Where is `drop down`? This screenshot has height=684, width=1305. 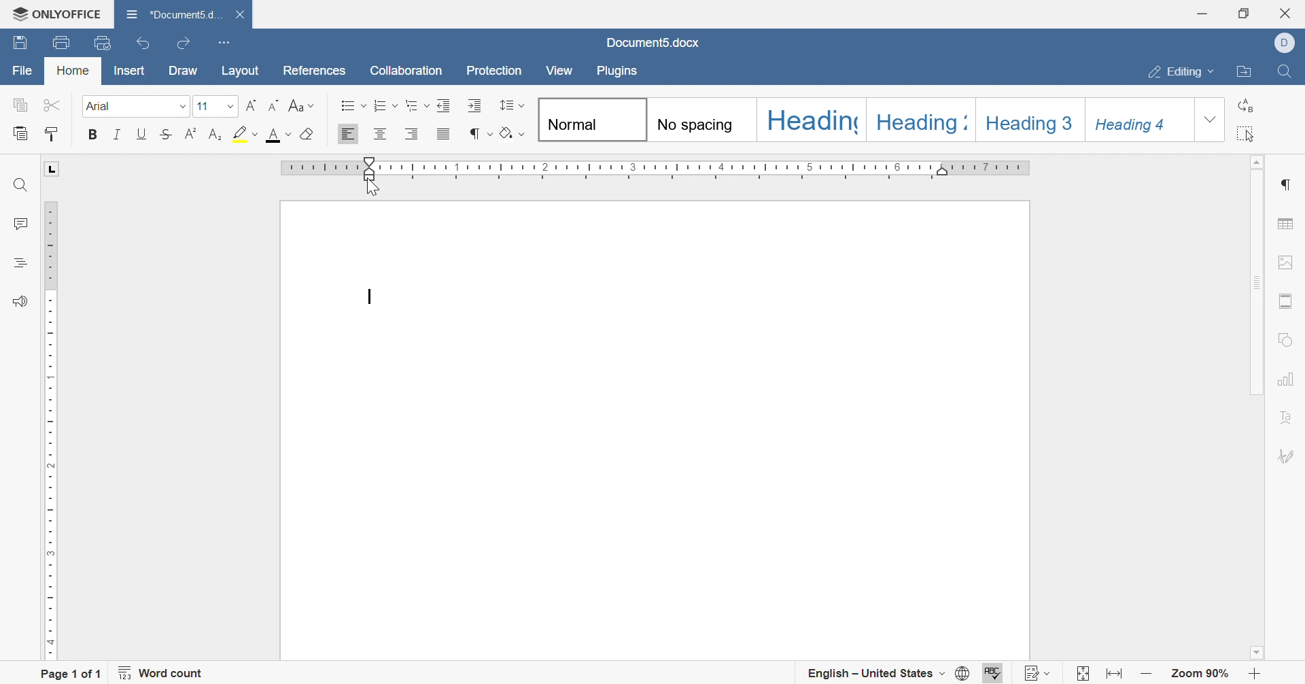 drop down is located at coordinates (181, 107).